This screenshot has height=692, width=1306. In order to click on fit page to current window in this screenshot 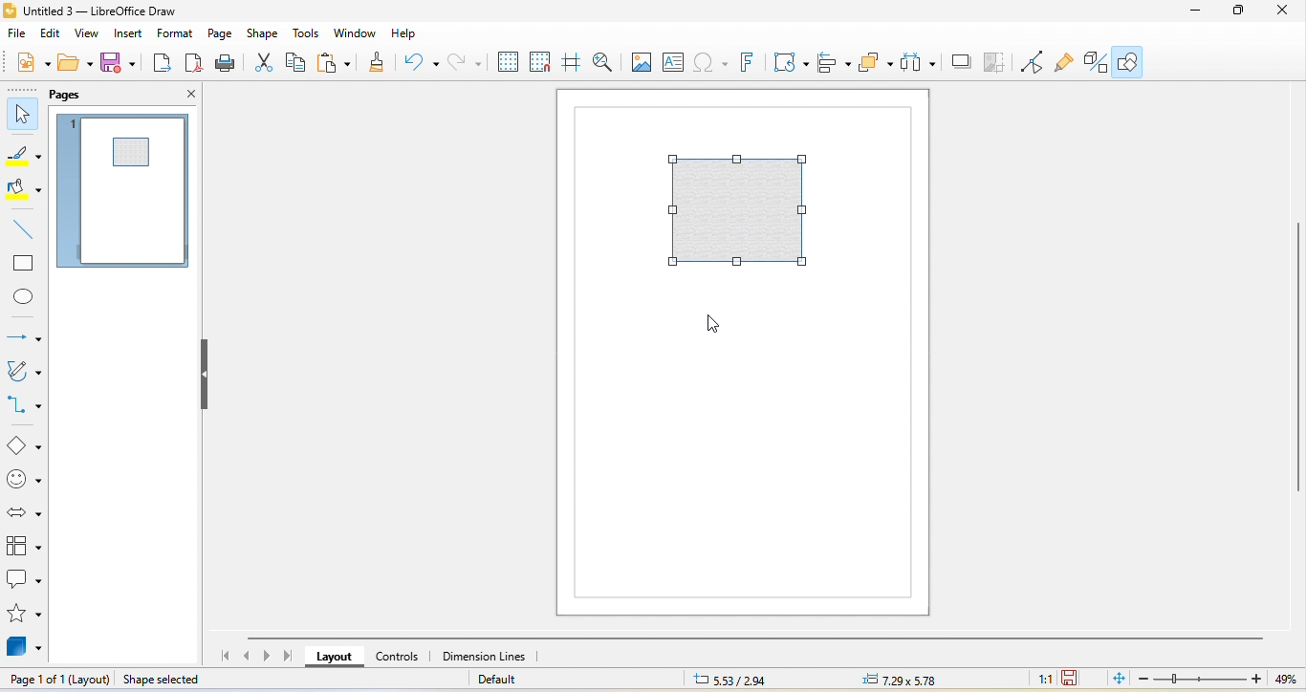, I will do `click(1116, 679)`.